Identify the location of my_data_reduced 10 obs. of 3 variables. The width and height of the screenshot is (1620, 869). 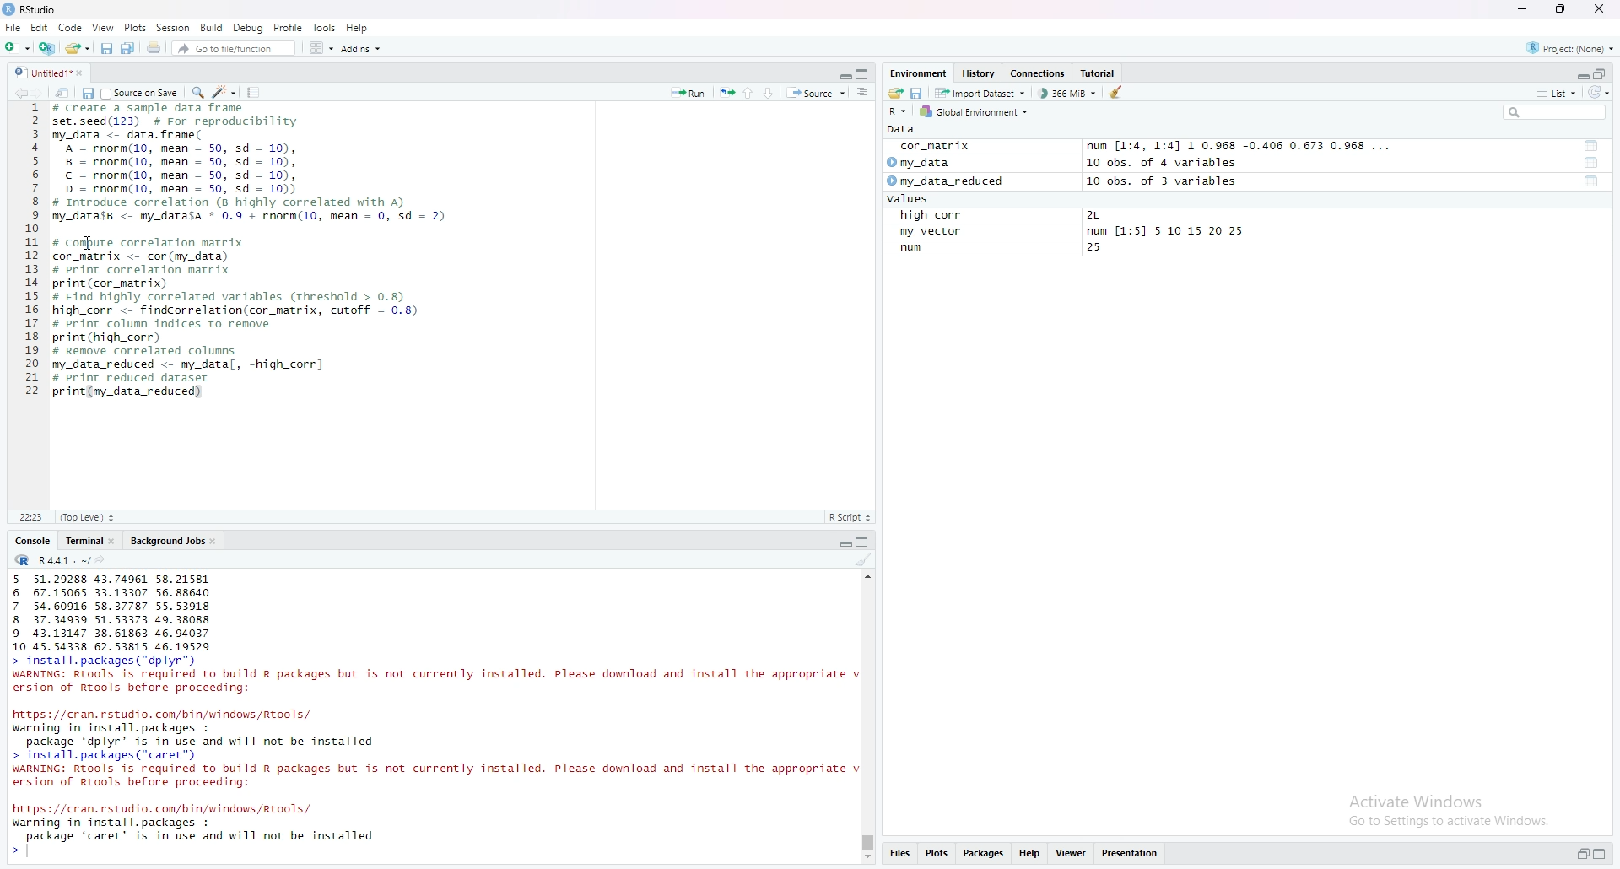
(1068, 181).